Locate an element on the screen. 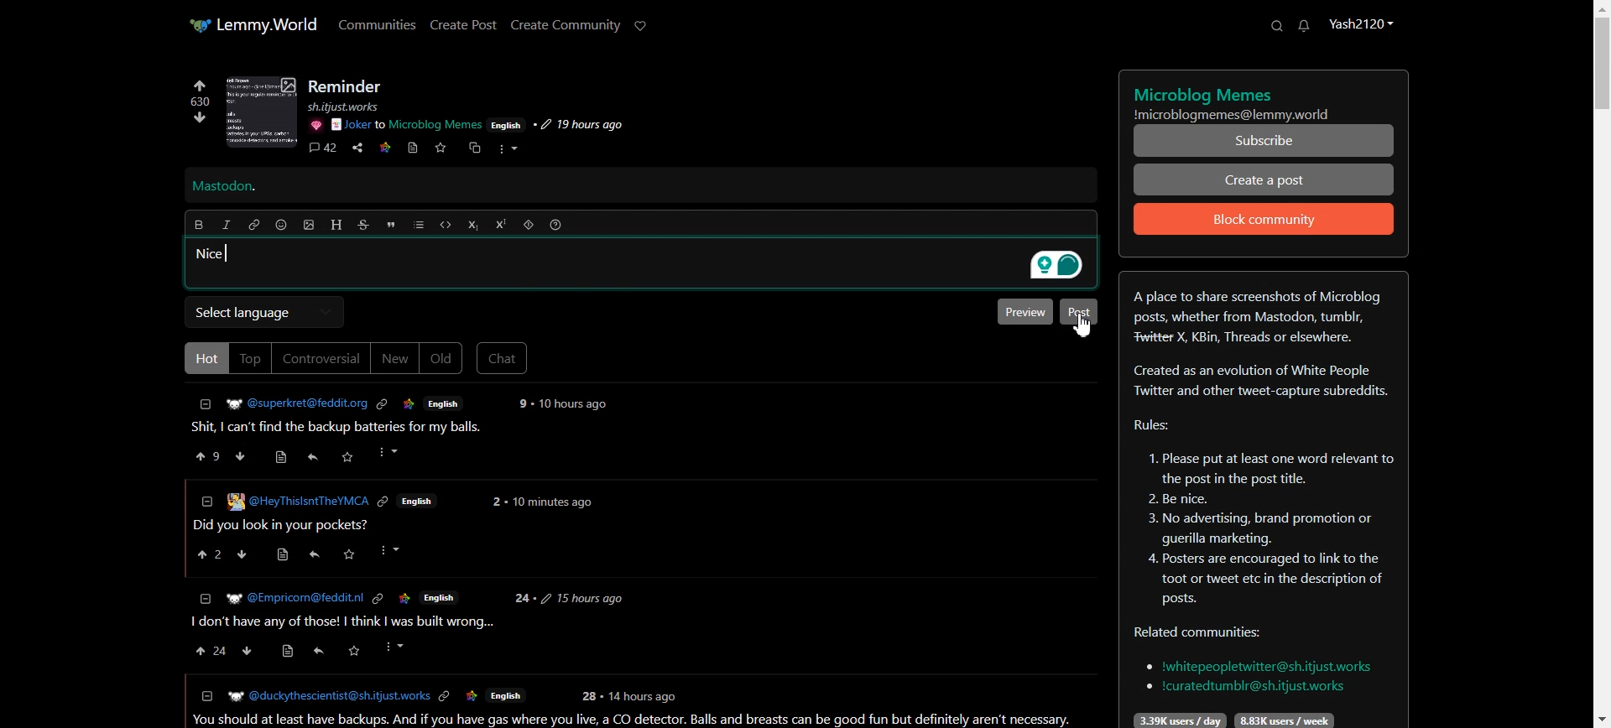  Share is located at coordinates (357, 148).